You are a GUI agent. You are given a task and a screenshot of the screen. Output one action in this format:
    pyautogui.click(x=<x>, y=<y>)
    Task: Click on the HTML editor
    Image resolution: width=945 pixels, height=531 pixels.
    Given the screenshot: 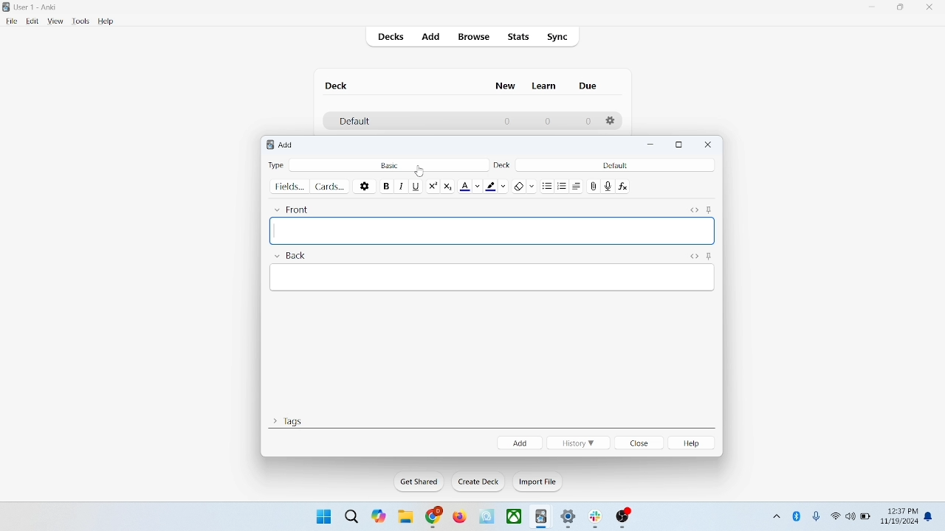 What is the action you would take?
    pyautogui.click(x=693, y=257)
    